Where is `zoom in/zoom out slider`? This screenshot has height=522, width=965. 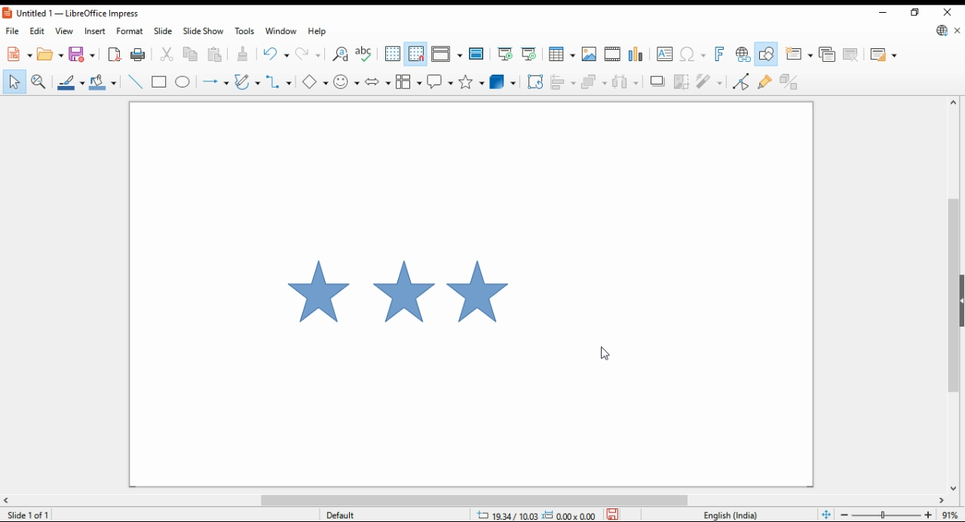 zoom in/zoom out slider is located at coordinates (887, 514).